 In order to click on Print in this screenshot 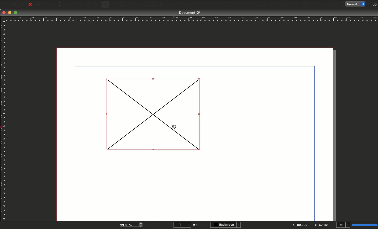, I will do `click(38, 5)`.